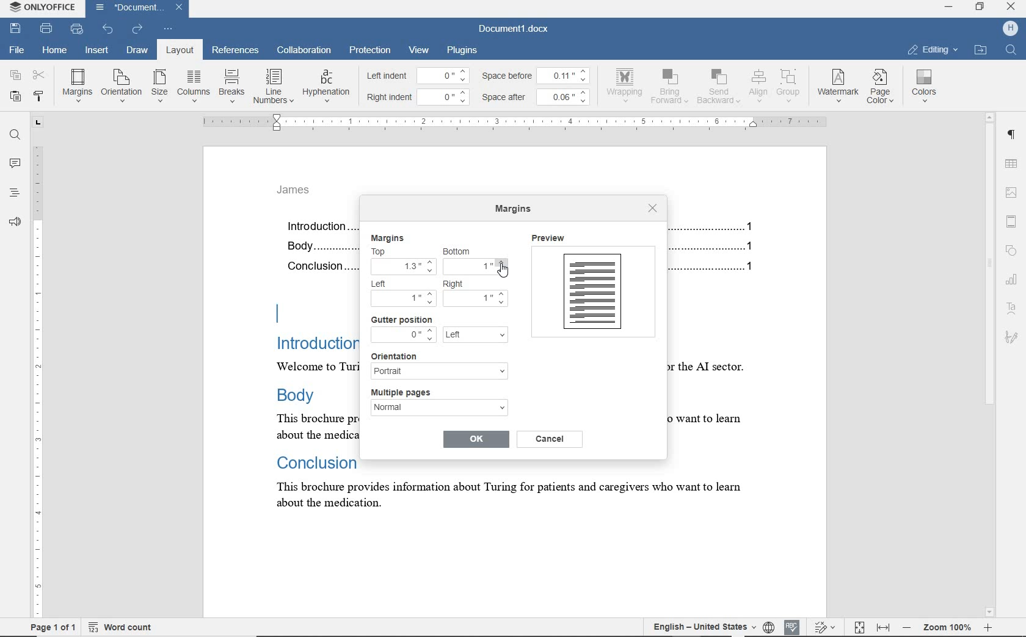 This screenshot has height=637, width=1026. Describe the element at coordinates (53, 51) in the screenshot. I see `home` at that location.